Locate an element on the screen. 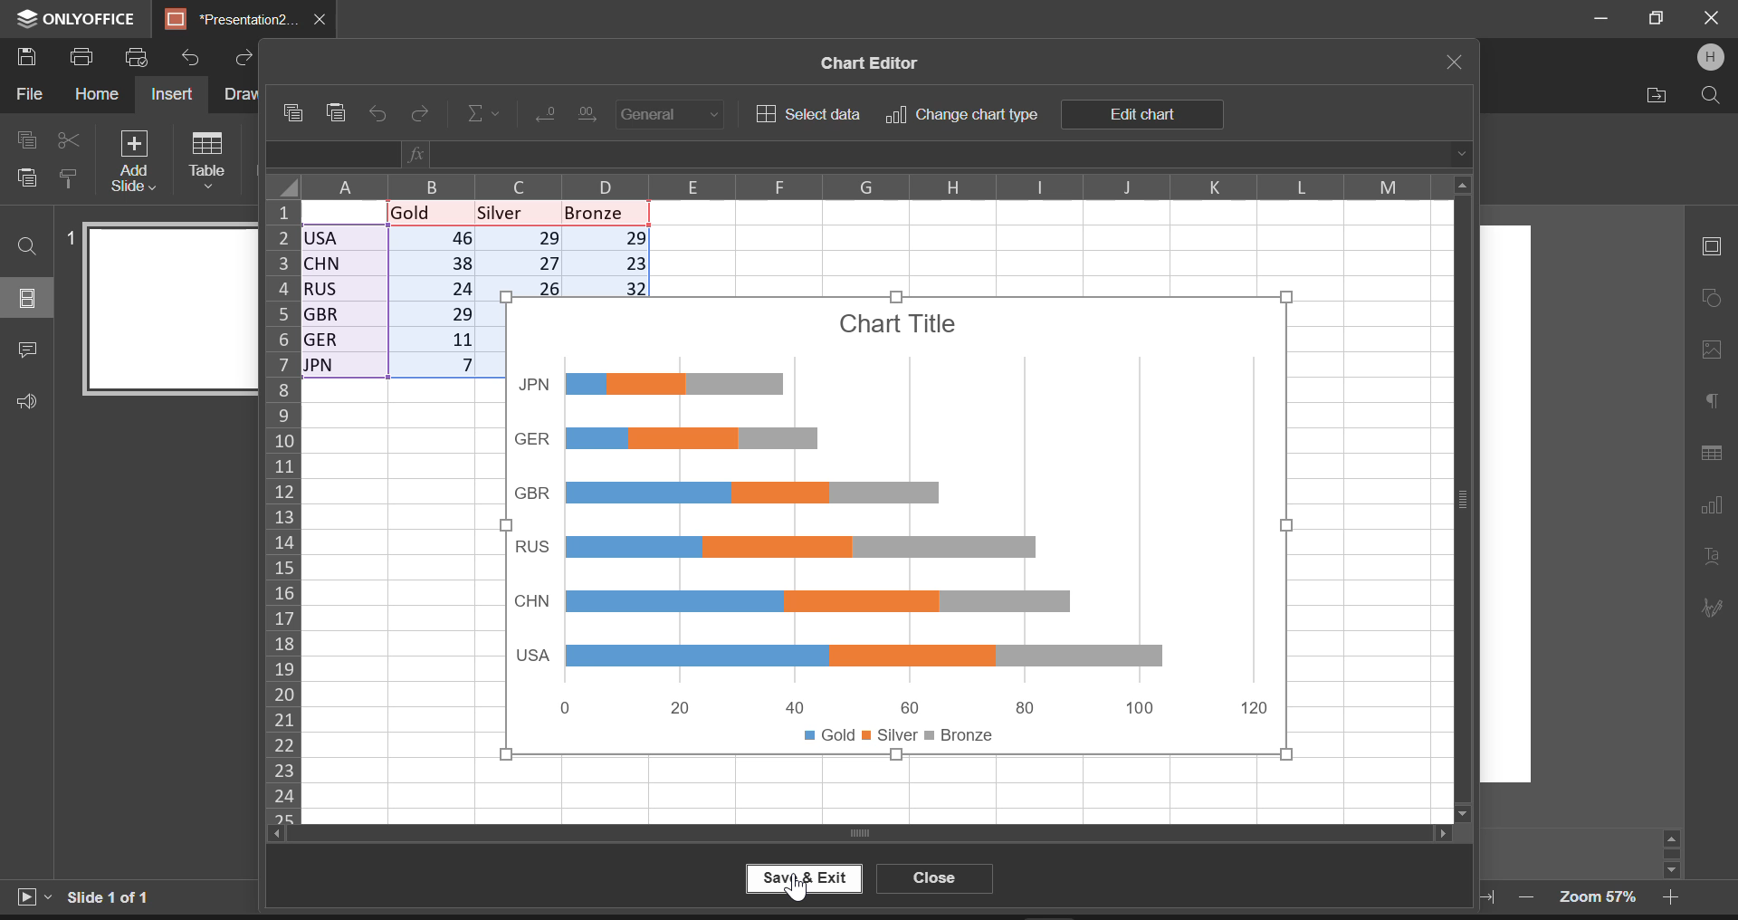 The height and width of the screenshot is (920, 1738). Select data is located at coordinates (805, 112).